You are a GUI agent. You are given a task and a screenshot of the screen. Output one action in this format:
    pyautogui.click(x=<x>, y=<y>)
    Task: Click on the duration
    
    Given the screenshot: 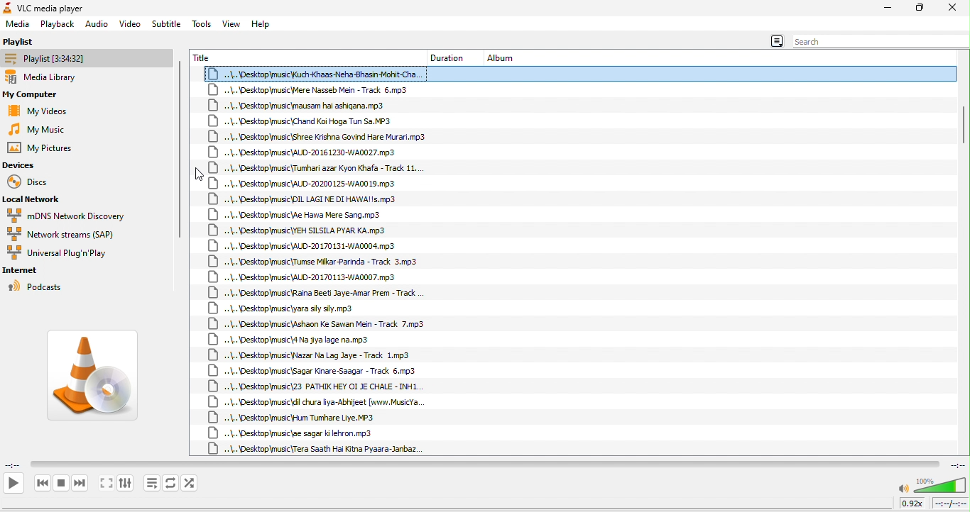 What is the action you would take?
    pyautogui.click(x=451, y=57)
    